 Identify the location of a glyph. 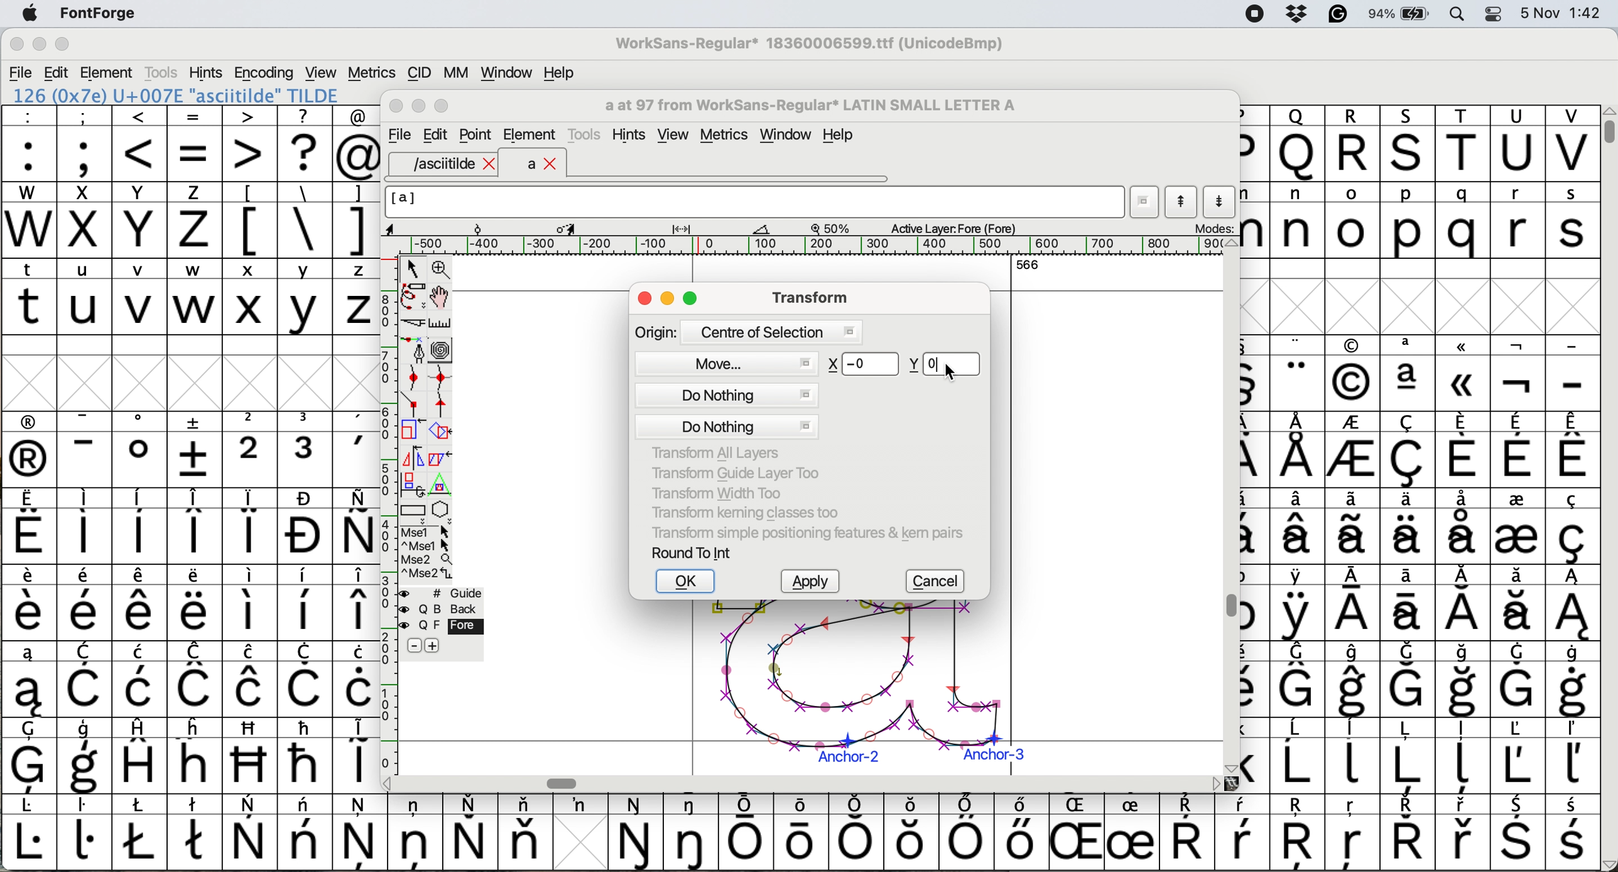
(857, 687).